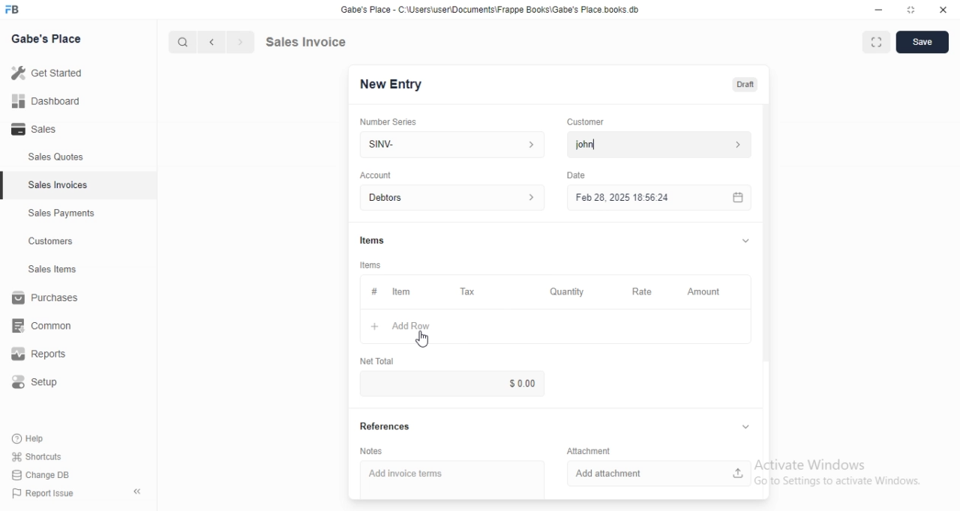  I want to click on scroll bar, so click(766, 241).